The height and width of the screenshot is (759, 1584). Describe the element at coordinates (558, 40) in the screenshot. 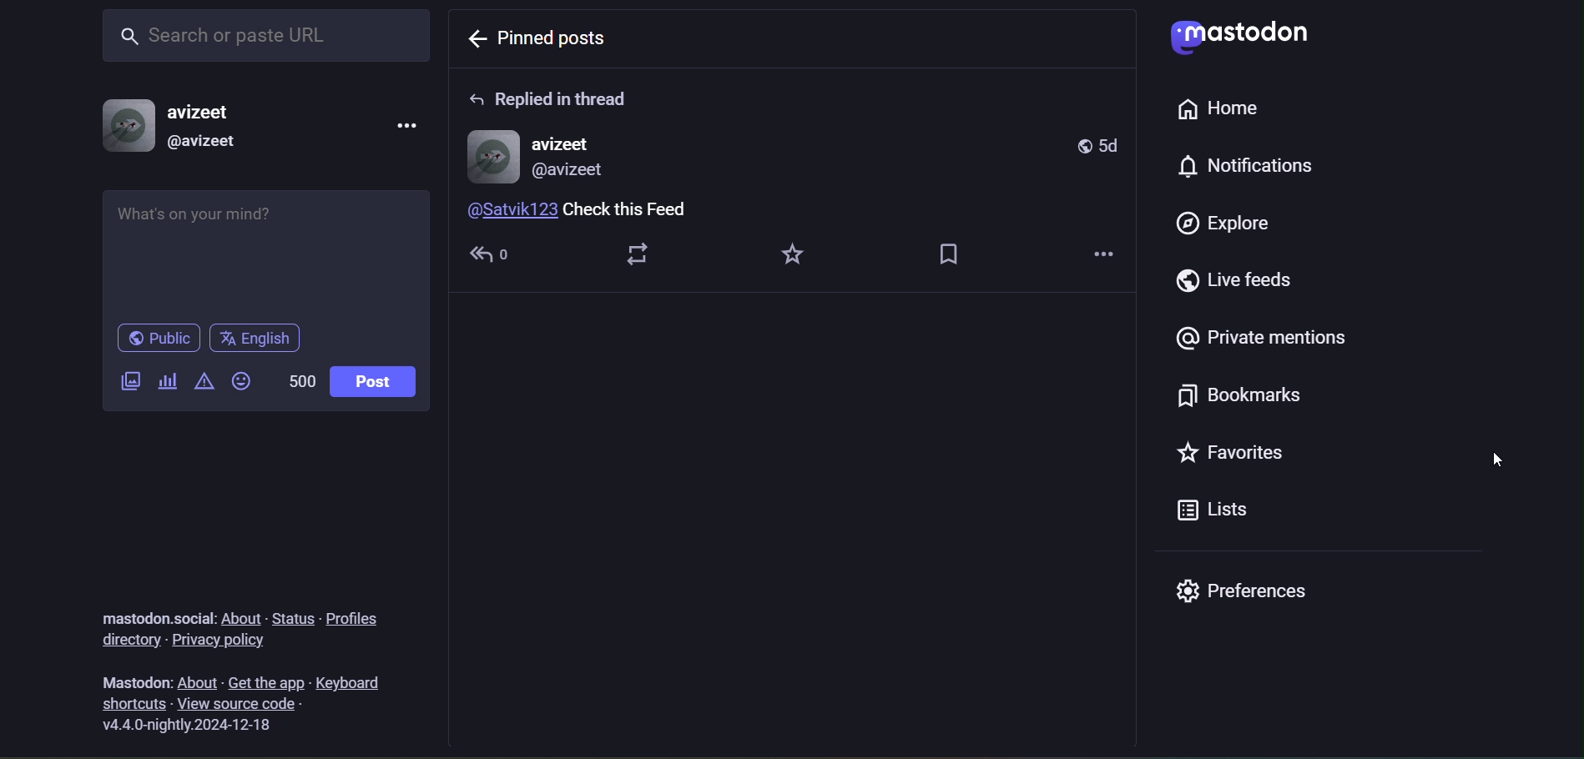

I see `Pinned post` at that location.